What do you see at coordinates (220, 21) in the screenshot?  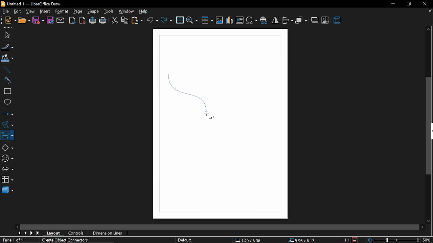 I see `Insert image` at bounding box center [220, 21].